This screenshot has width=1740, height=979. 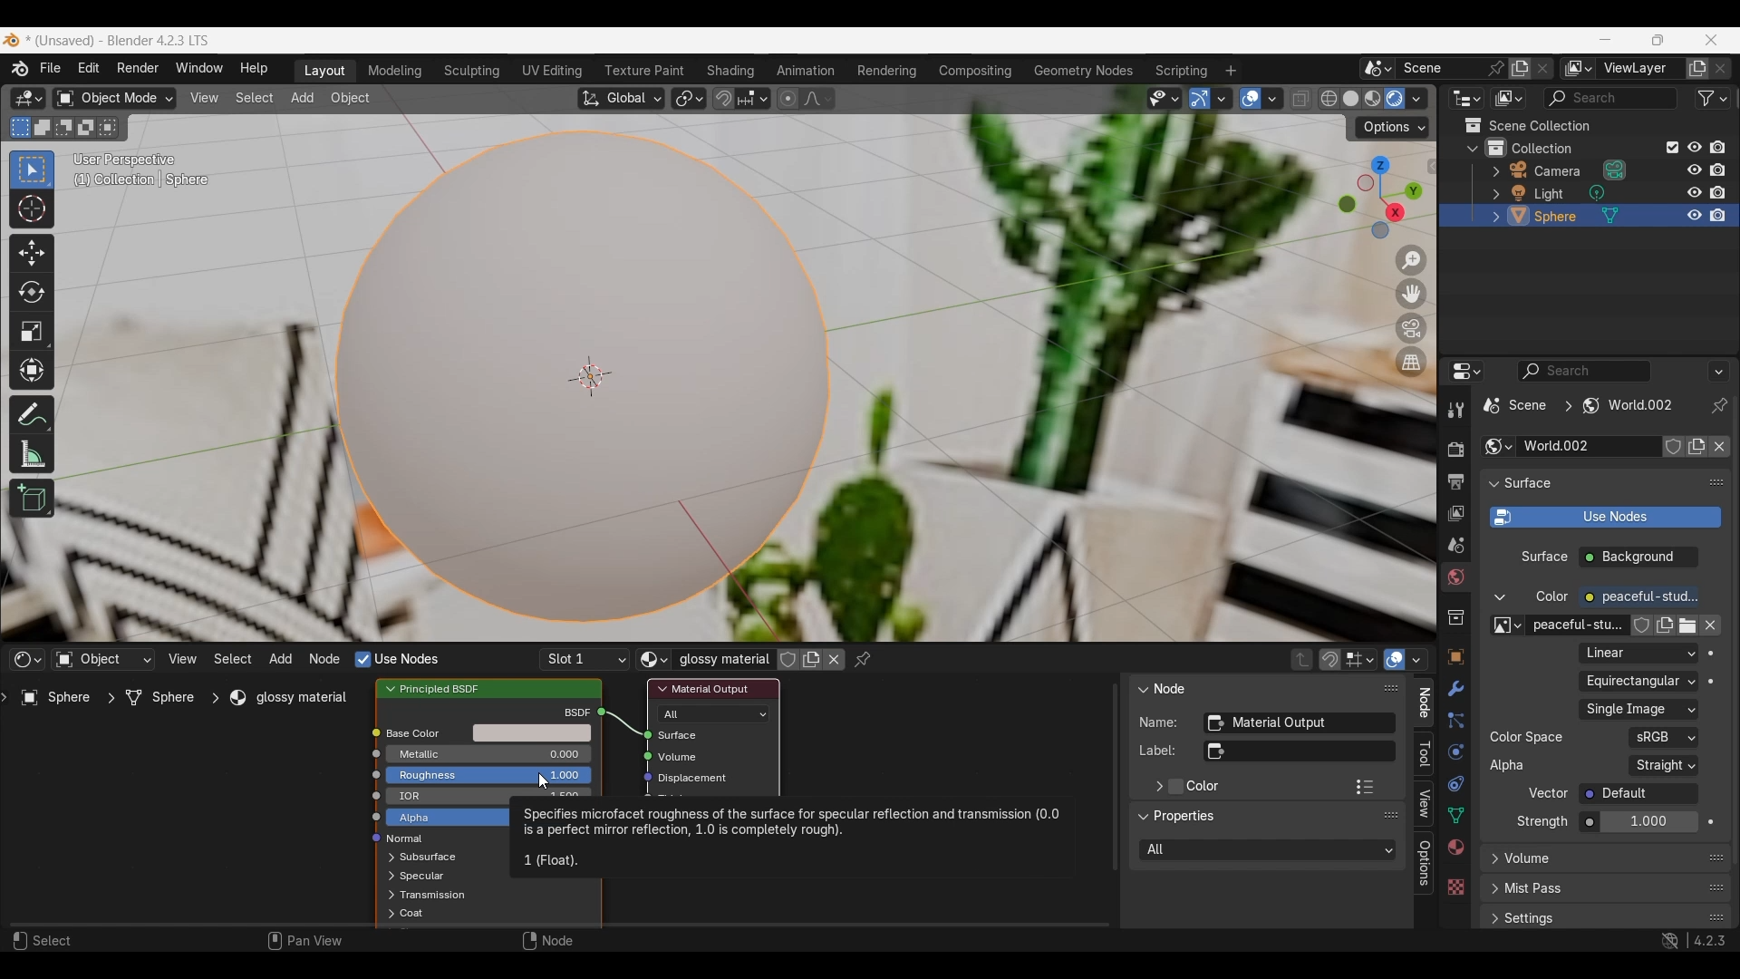 What do you see at coordinates (1586, 125) in the screenshot?
I see `Scene collection` at bounding box center [1586, 125].